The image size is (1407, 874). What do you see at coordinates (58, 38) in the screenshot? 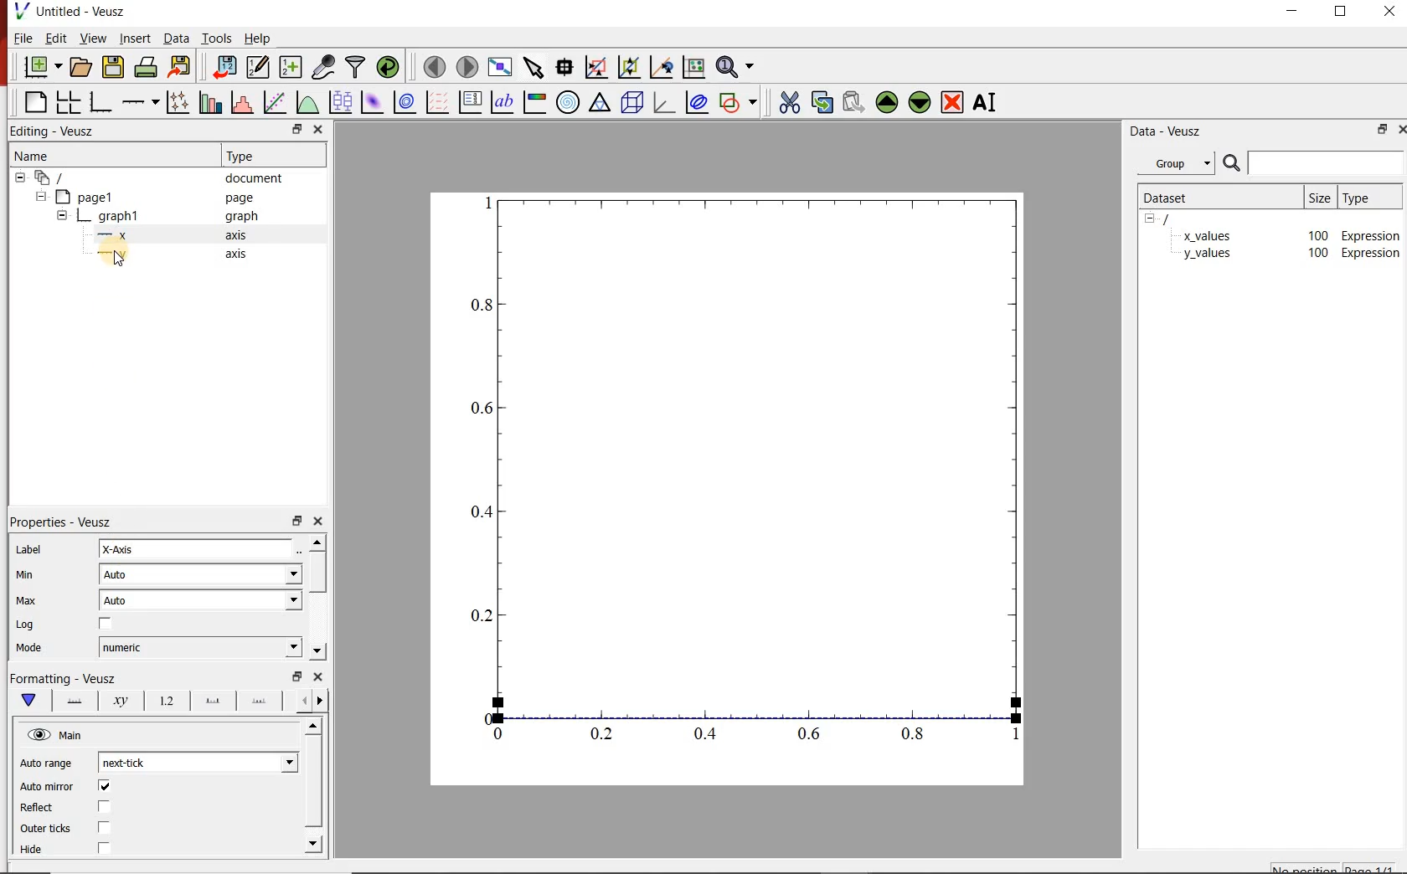
I see `edit ` at bounding box center [58, 38].